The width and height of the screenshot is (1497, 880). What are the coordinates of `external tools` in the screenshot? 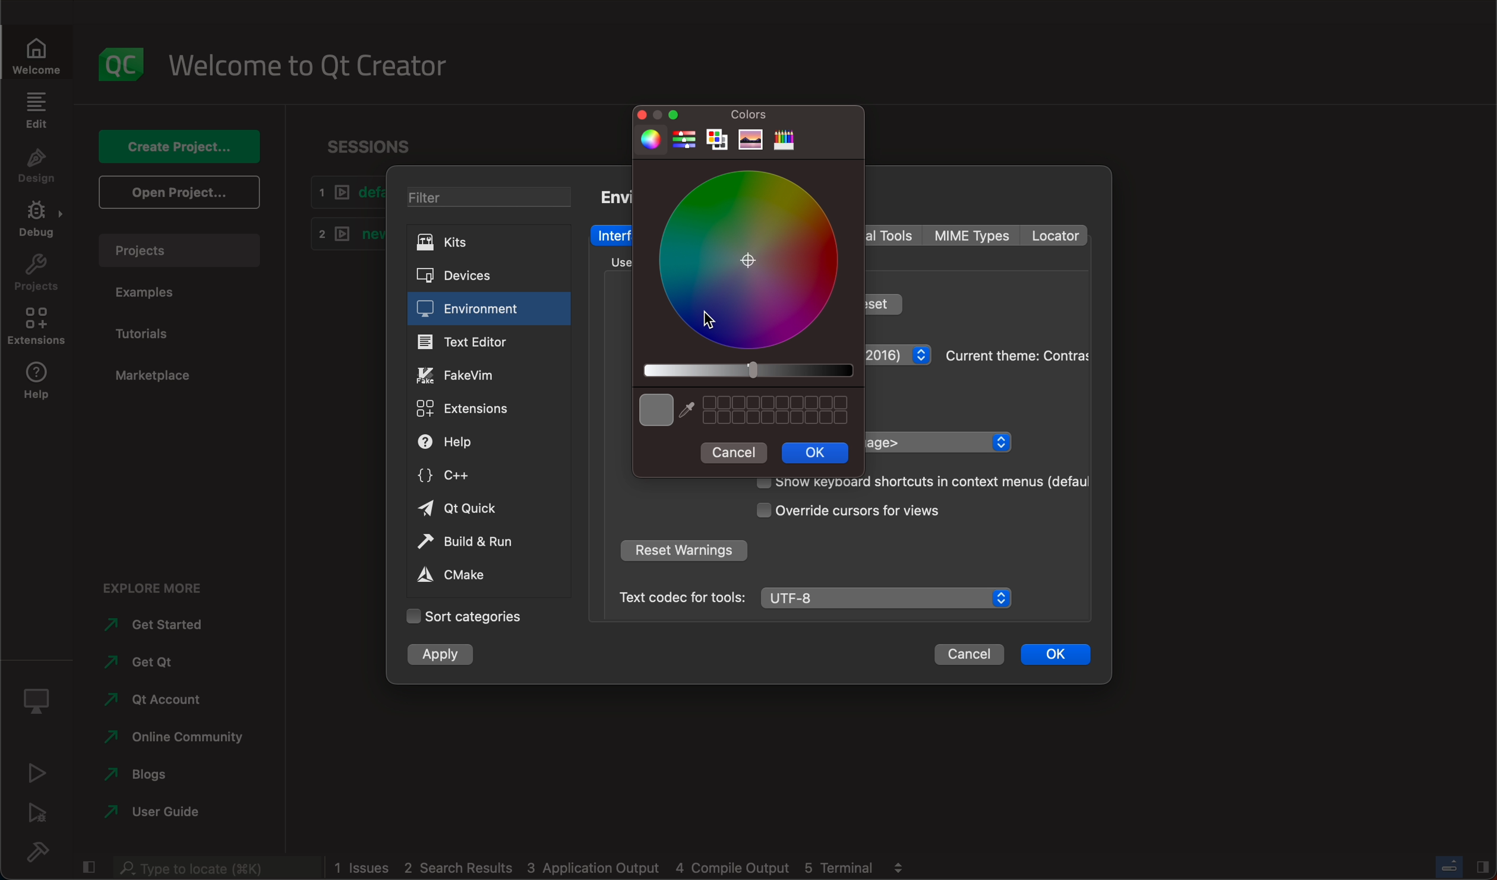 It's located at (893, 235).